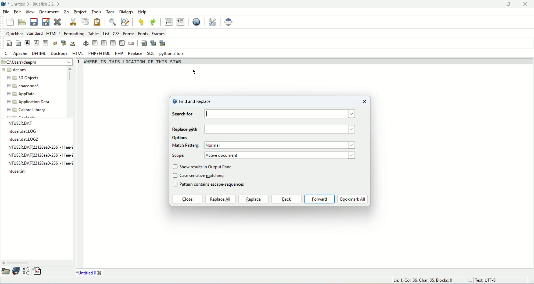 The height and width of the screenshot is (284, 534). Describe the element at coordinates (19, 54) in the screenshot. I see `Apache` at that location.